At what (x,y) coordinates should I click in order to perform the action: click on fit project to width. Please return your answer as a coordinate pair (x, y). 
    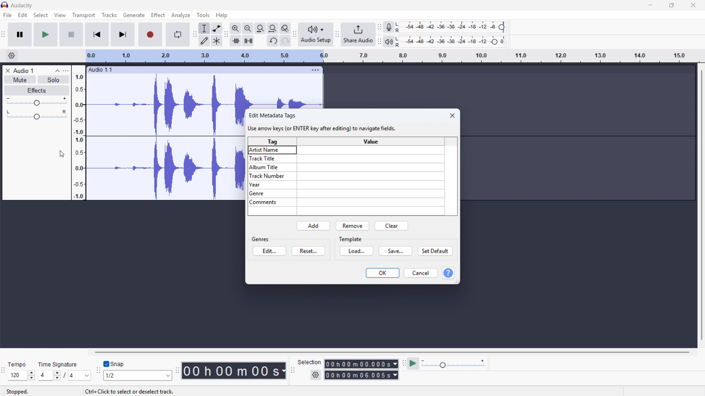
    Looking at the image, I should click on (273, 28).